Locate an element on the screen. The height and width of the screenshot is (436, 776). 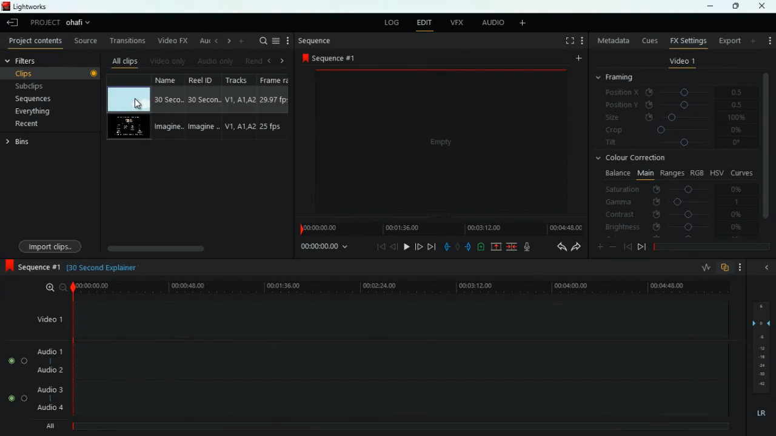
Timeline is located at coordinates (402, 427).